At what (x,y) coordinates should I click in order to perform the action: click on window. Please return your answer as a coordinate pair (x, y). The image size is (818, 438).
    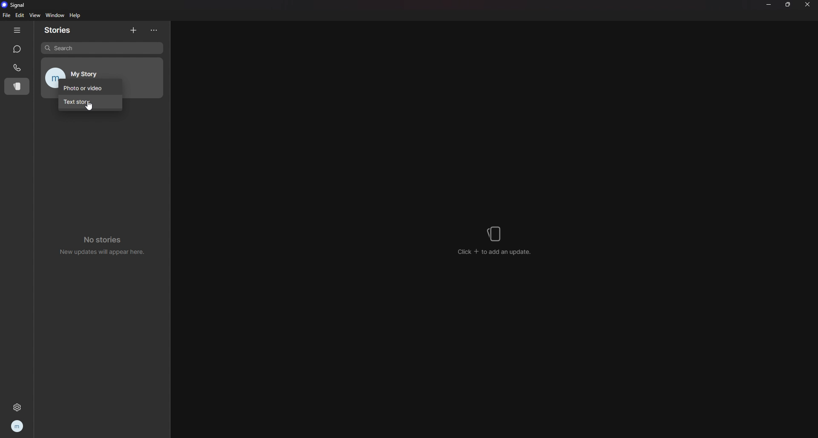
    Looking at the image, I should click on (55, 16).